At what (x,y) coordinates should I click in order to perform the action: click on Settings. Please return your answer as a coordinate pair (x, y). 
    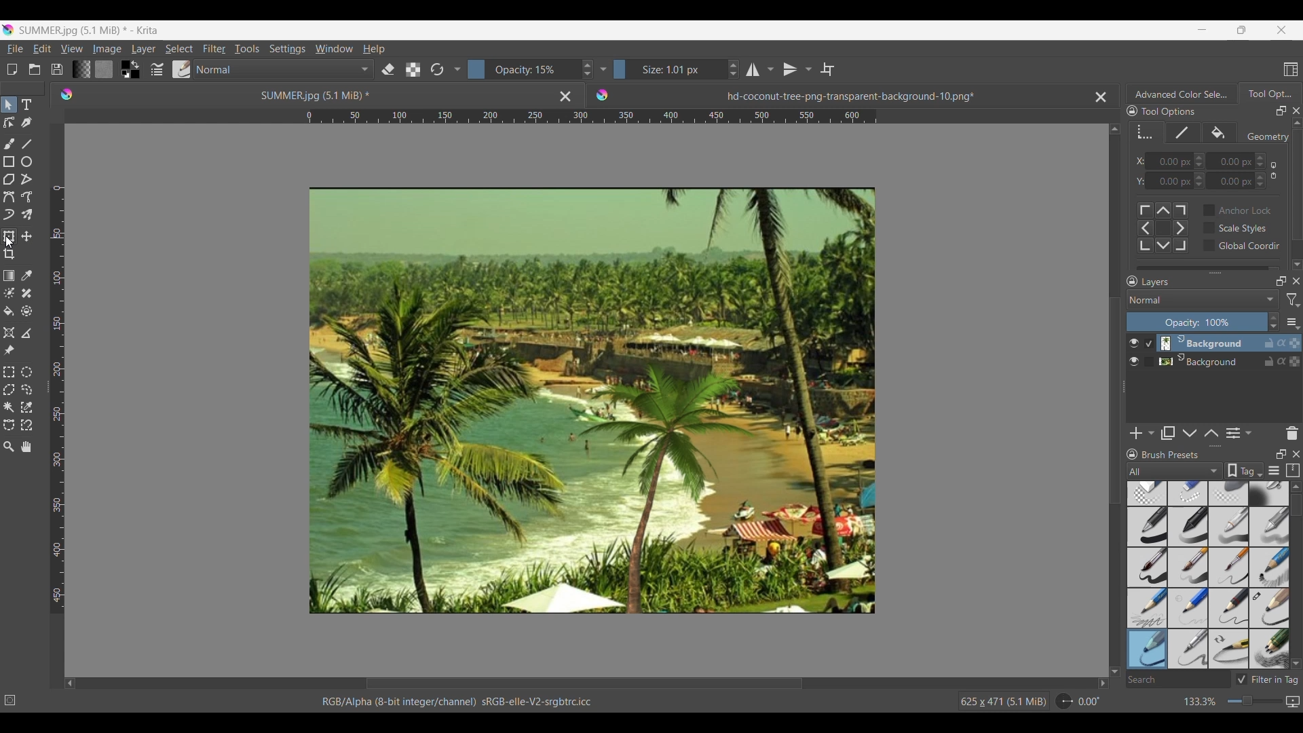
    Looking at the image, I should click on (287, 48).